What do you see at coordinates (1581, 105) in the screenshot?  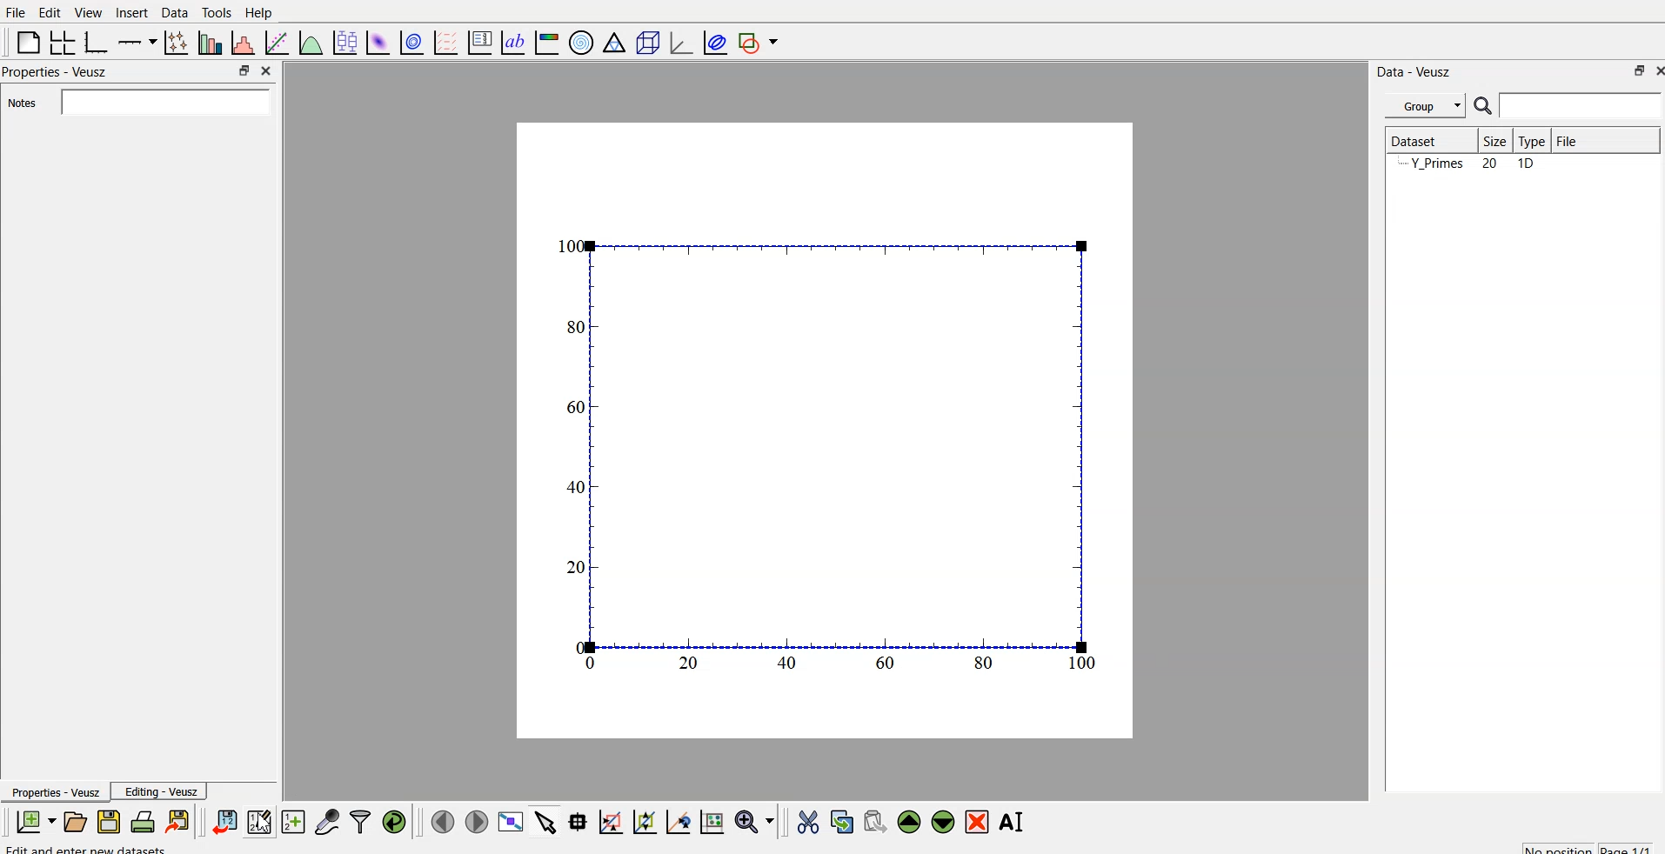 I see `search bar` at bounding box center [1581, 105].